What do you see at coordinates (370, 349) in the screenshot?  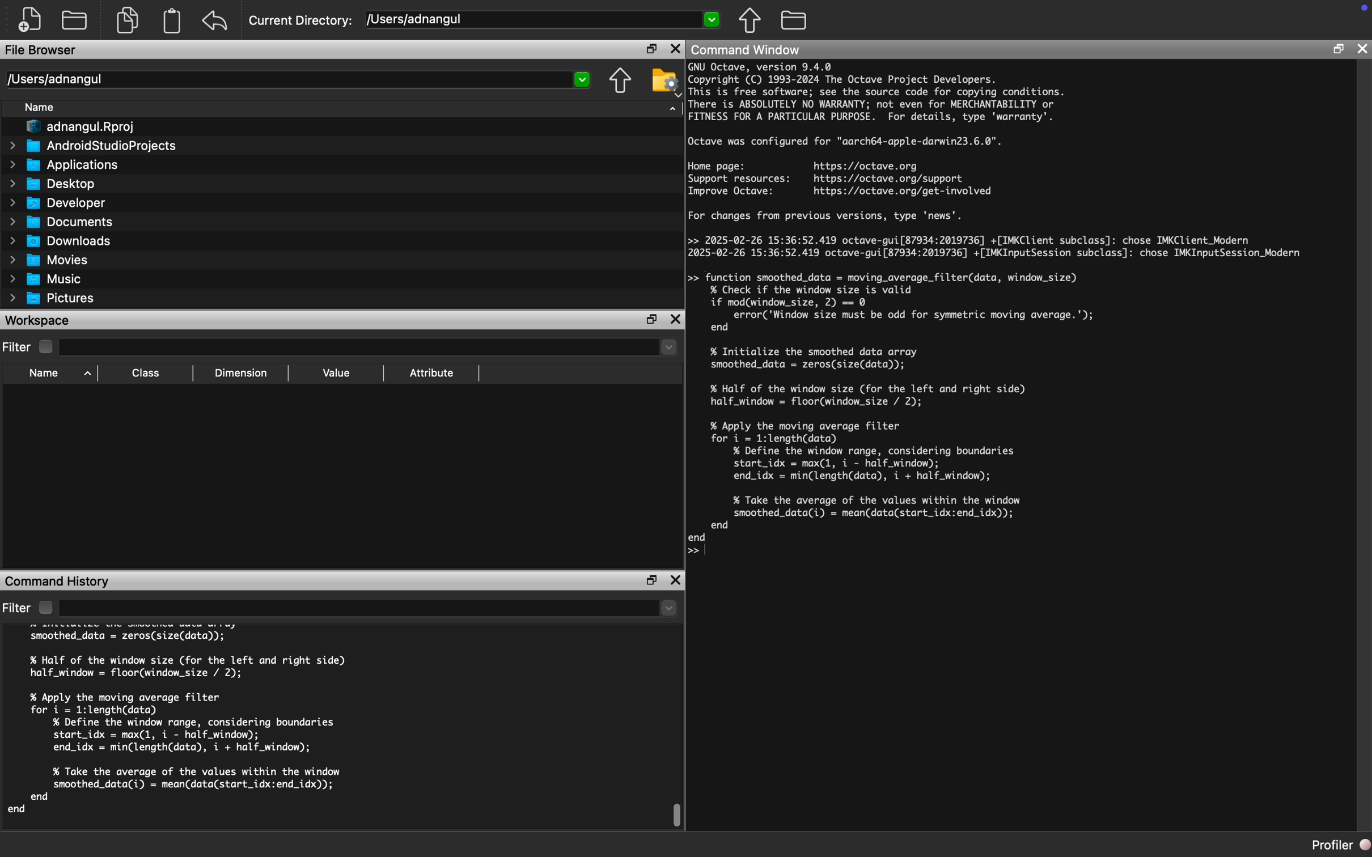 I see `Dropdown` at bounding box center [370, 349].